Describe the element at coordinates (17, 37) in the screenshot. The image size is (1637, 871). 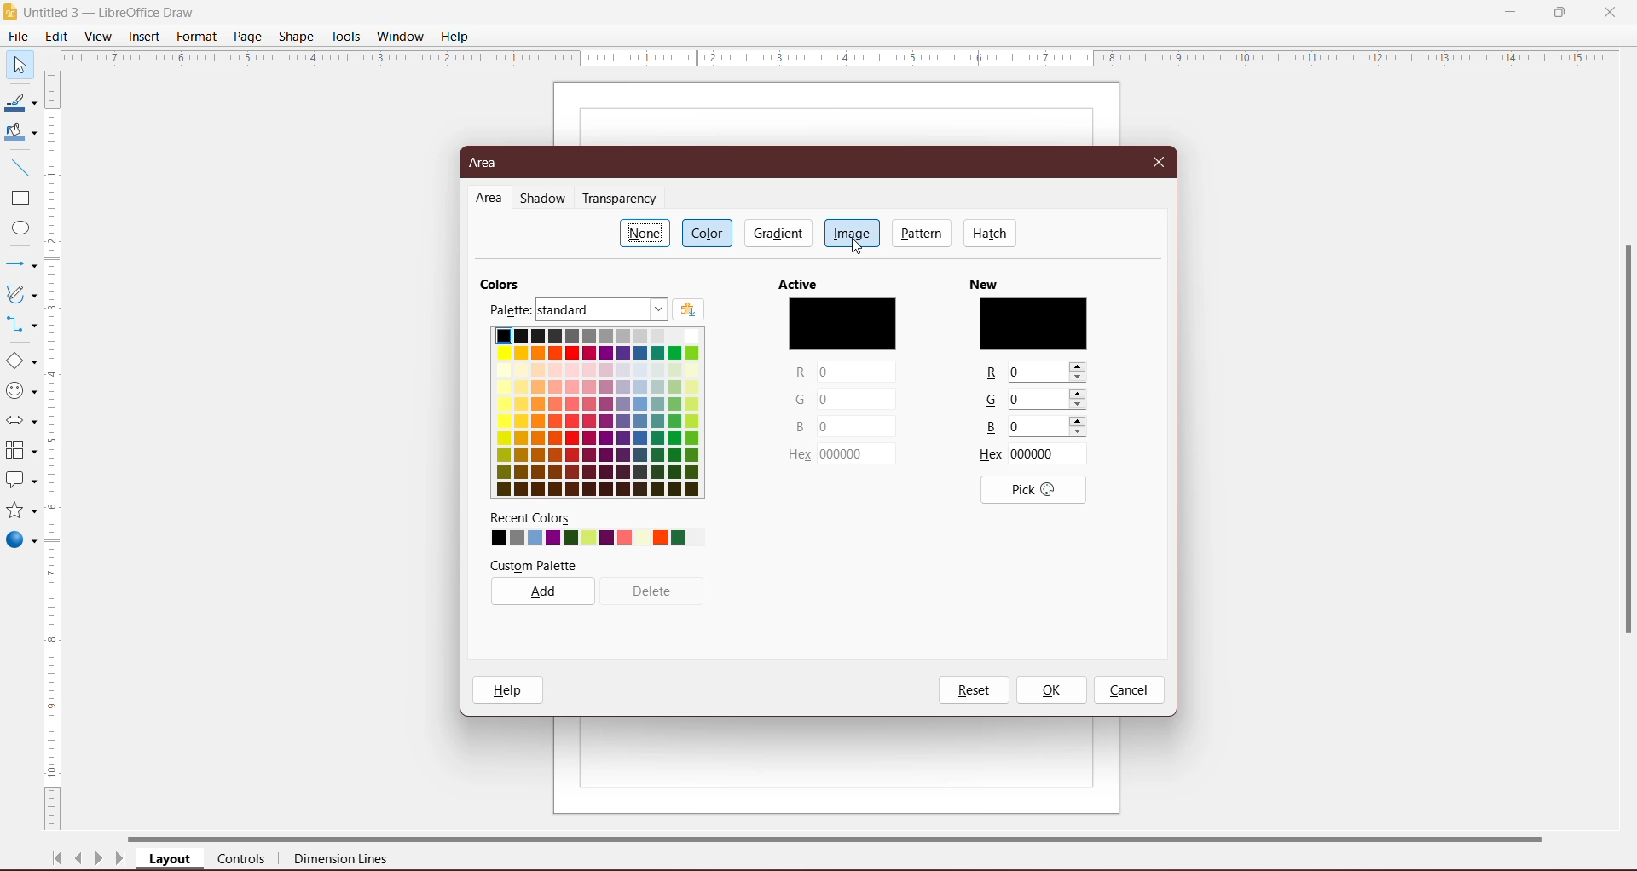
I see `File` at that location.